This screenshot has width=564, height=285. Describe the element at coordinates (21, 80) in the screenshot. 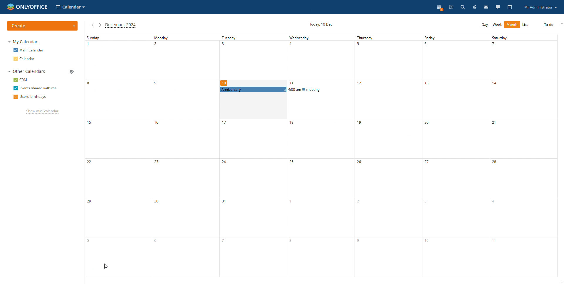

I see `crm` at that location.